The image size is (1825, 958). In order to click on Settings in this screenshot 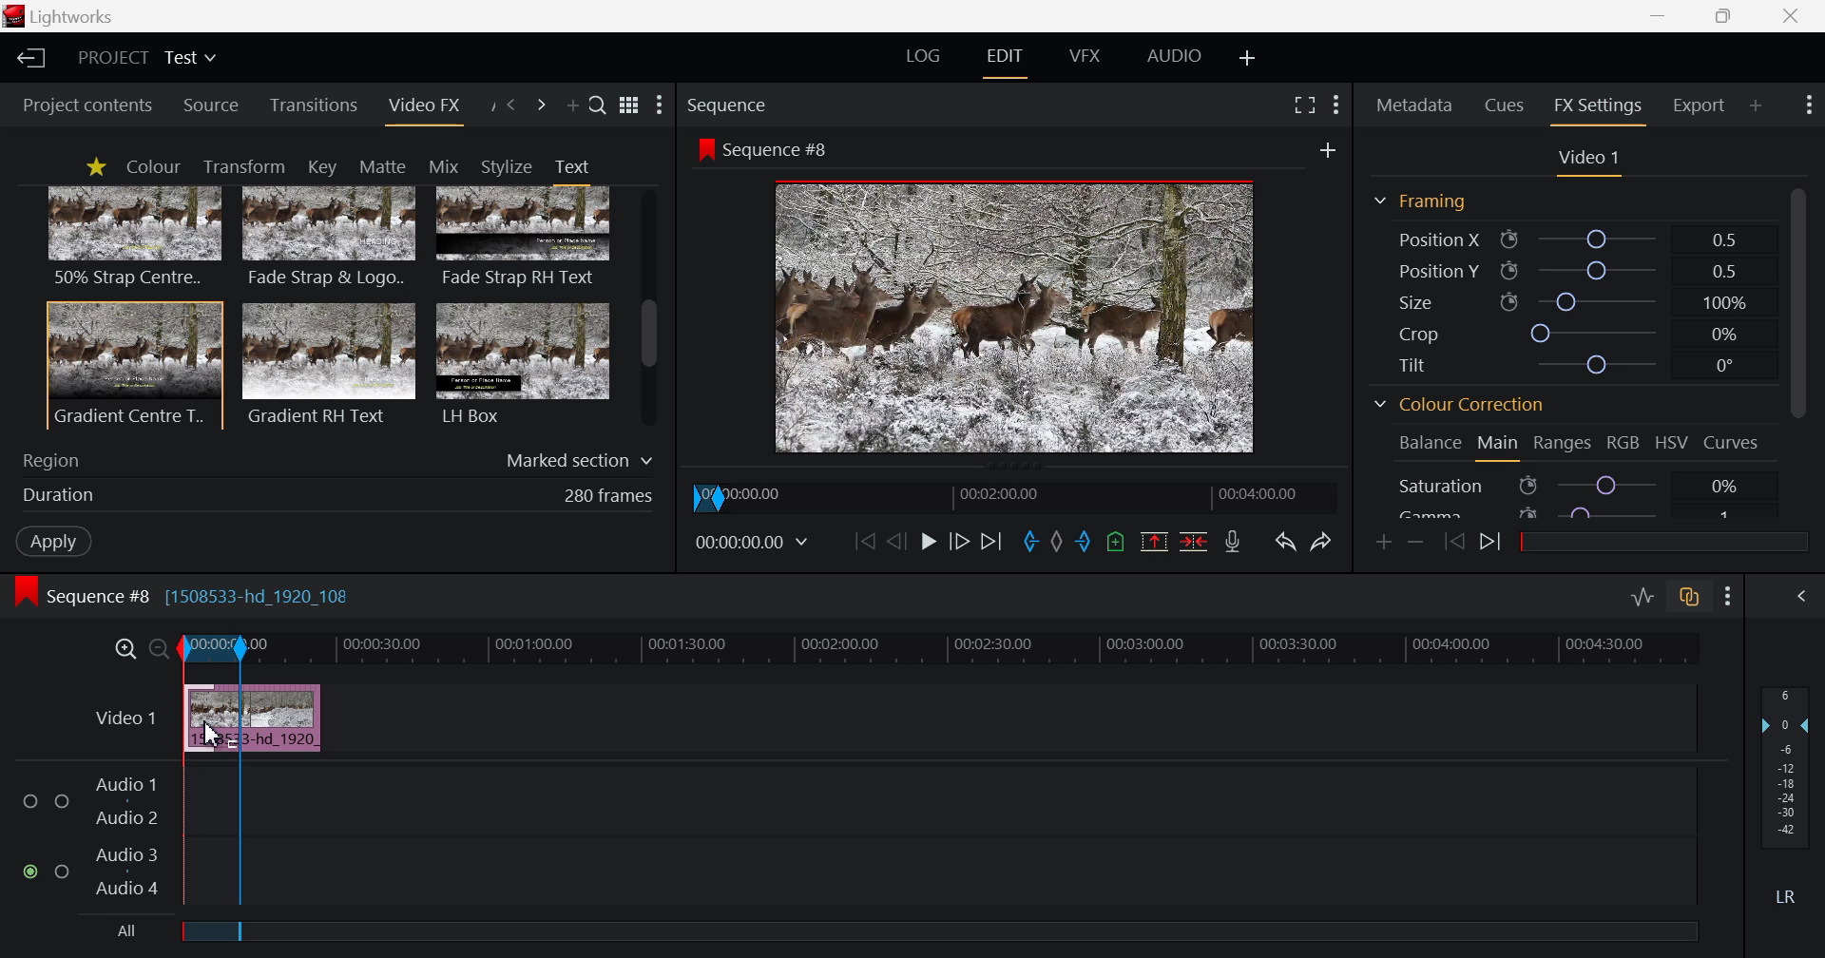, I will do `click(1335, 103)`.